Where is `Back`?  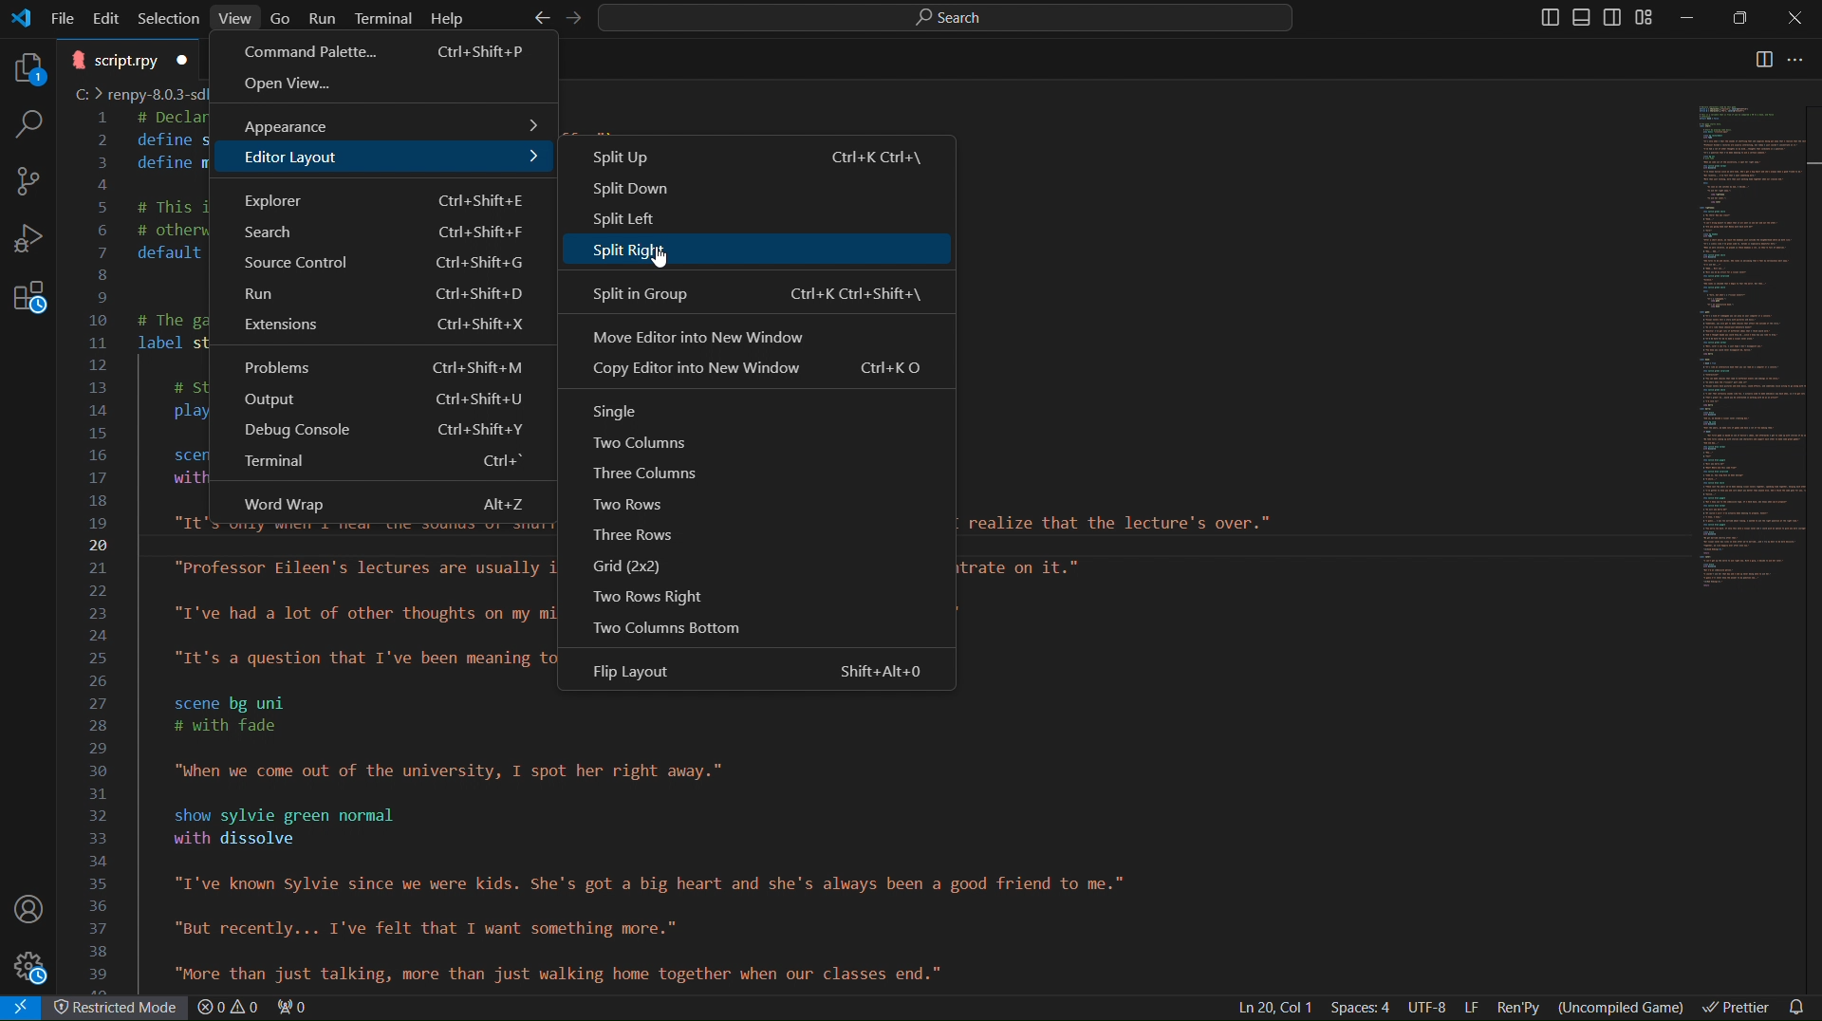 Back is located at coordinates (538, 18).